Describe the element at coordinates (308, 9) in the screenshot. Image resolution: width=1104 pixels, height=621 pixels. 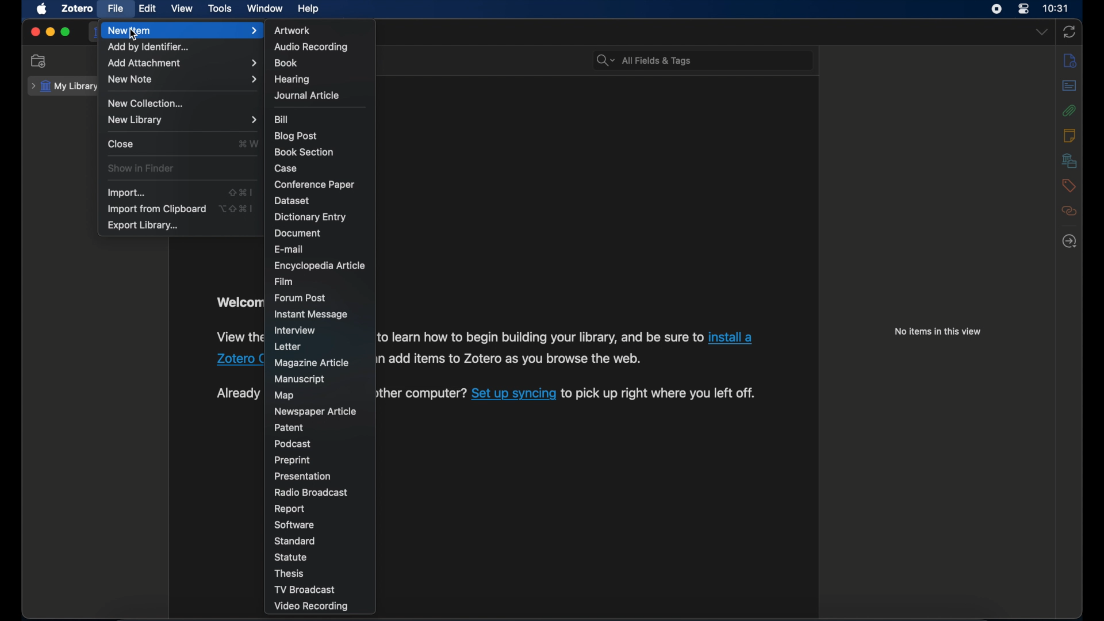
I see `help` at that location.